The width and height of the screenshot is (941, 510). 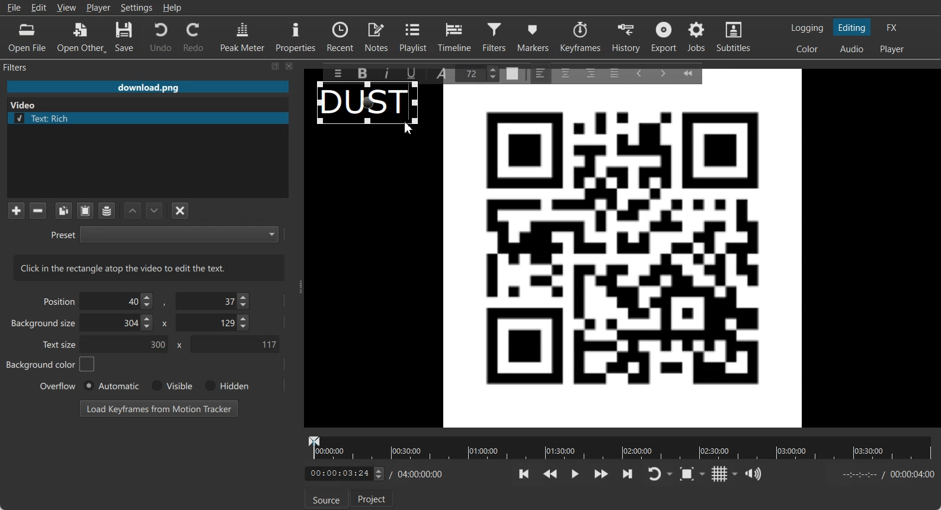 I want to click on Open Other, so click(x=82, y=37).